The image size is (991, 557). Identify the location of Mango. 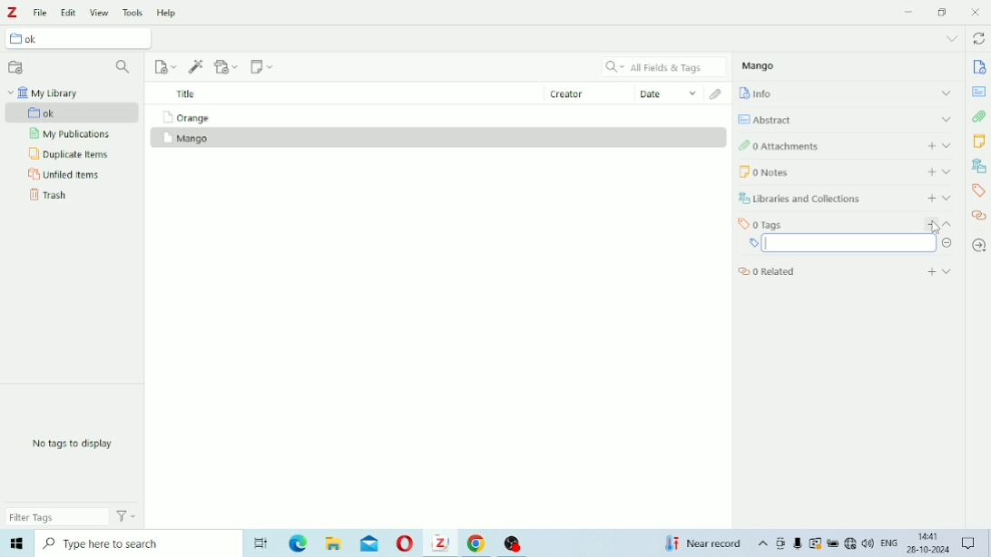
(186, 139).